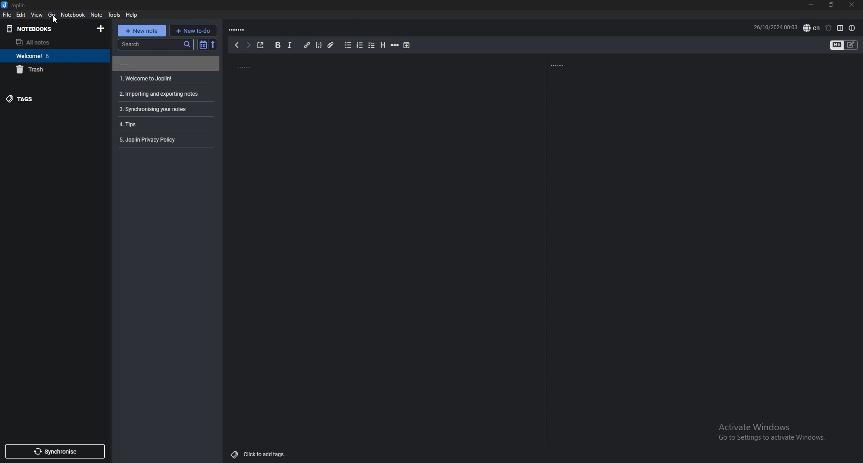  What do you see at coordinates (307, 45) in the screenshot?
I see `add hyperlink` at bounding box center [307, 45].